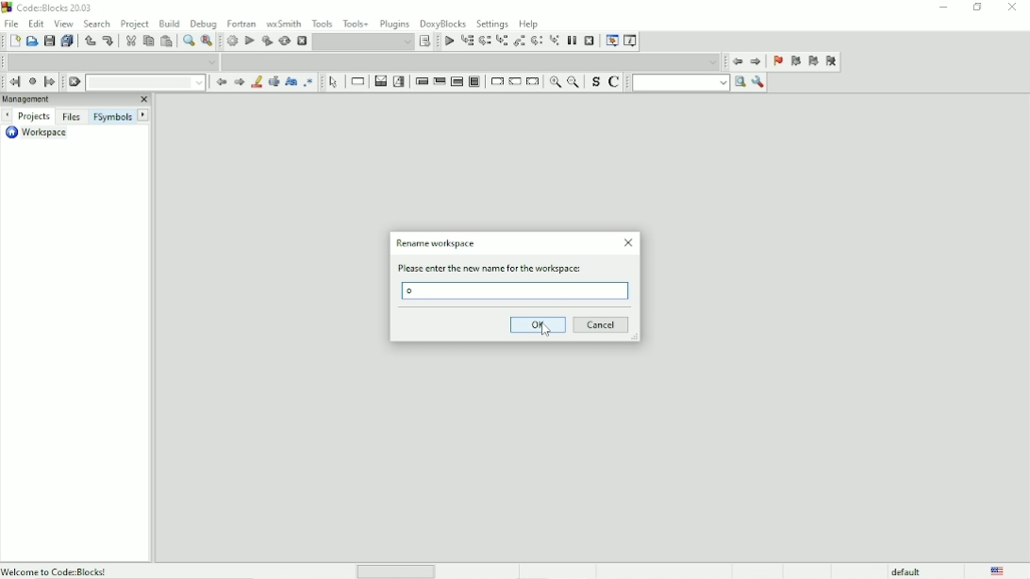  What do you see at coordinates (379, 81) in the screenshot?
I see `Decision` at bounding box center [379, 81].